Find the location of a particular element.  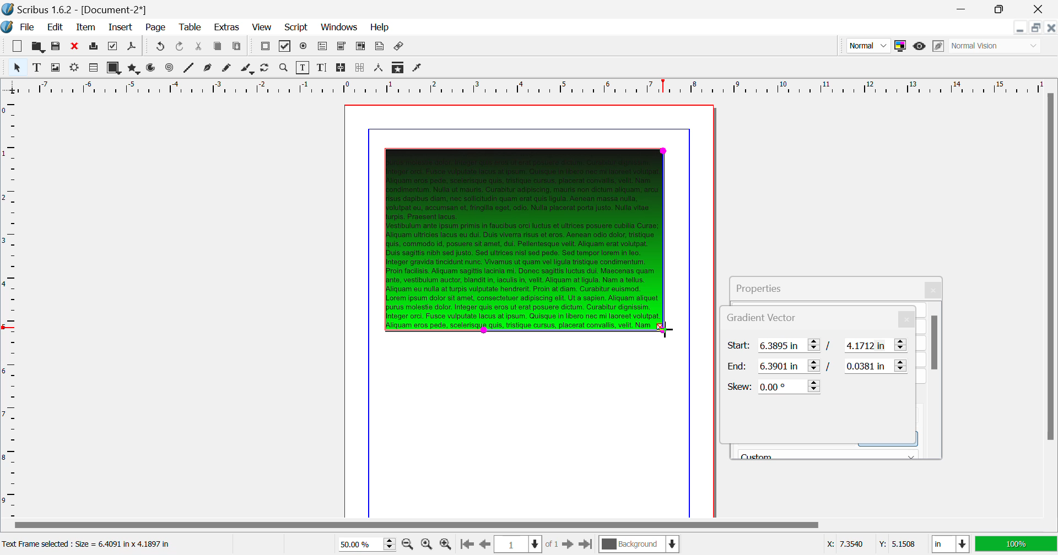

Edit Text with Story Editor is located at coordinates (322, 68).